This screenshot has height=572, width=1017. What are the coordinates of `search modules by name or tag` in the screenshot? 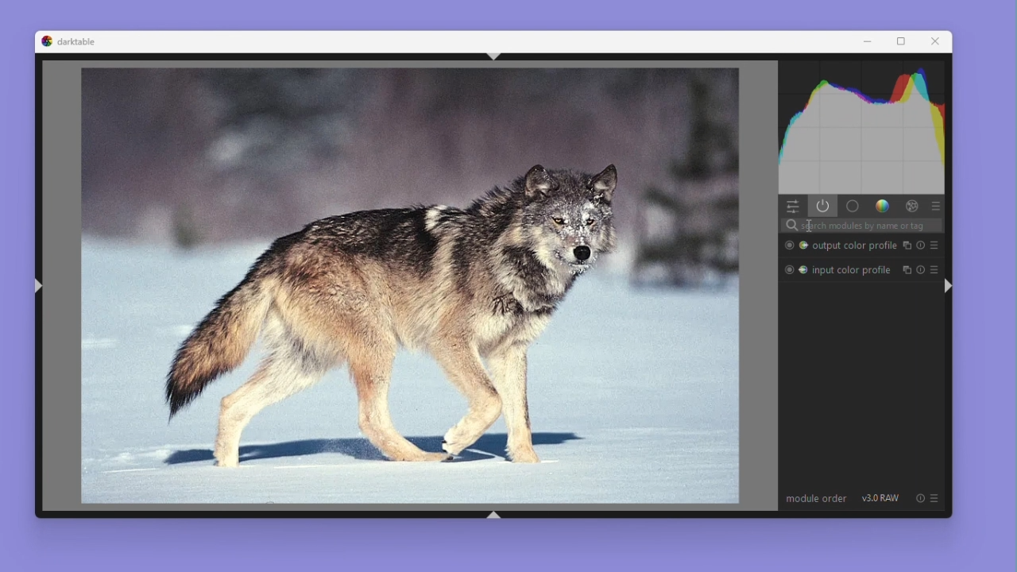 It's located at (883, 226).